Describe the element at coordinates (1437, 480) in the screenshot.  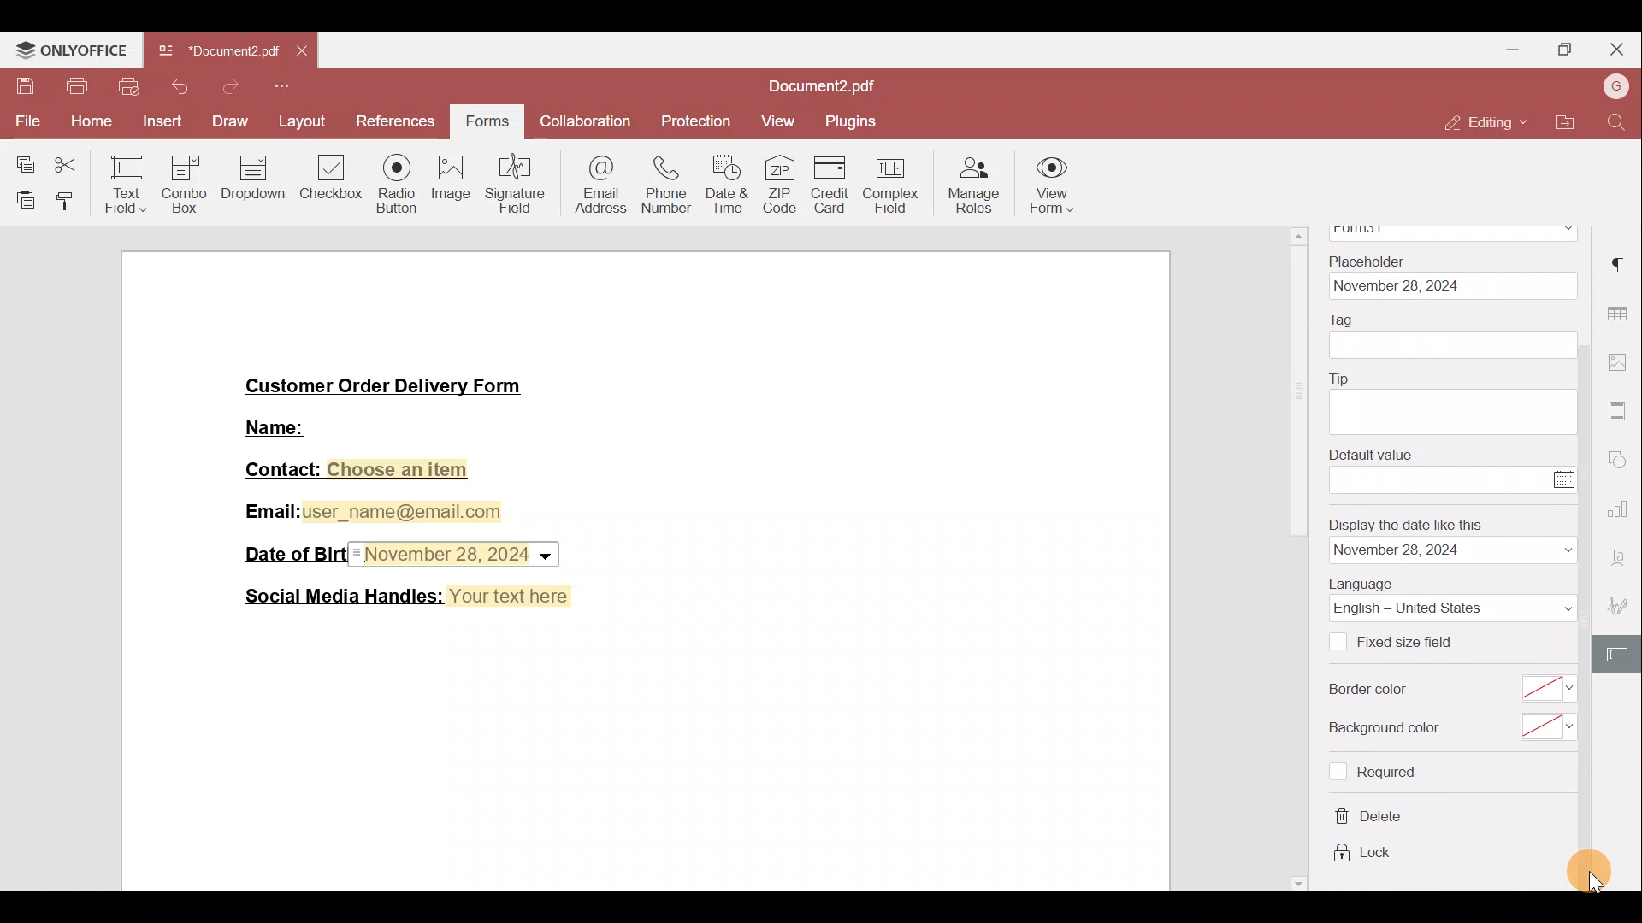
I see `enter value` at that location.